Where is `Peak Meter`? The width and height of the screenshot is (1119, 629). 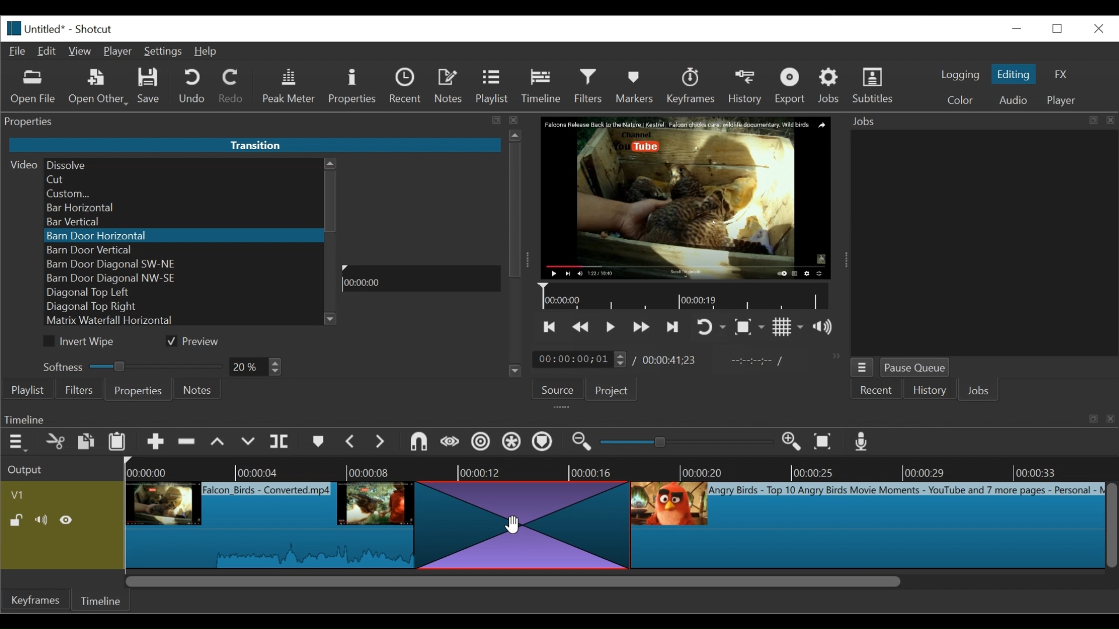 Peak Meter is located at coordinates (290, 87).